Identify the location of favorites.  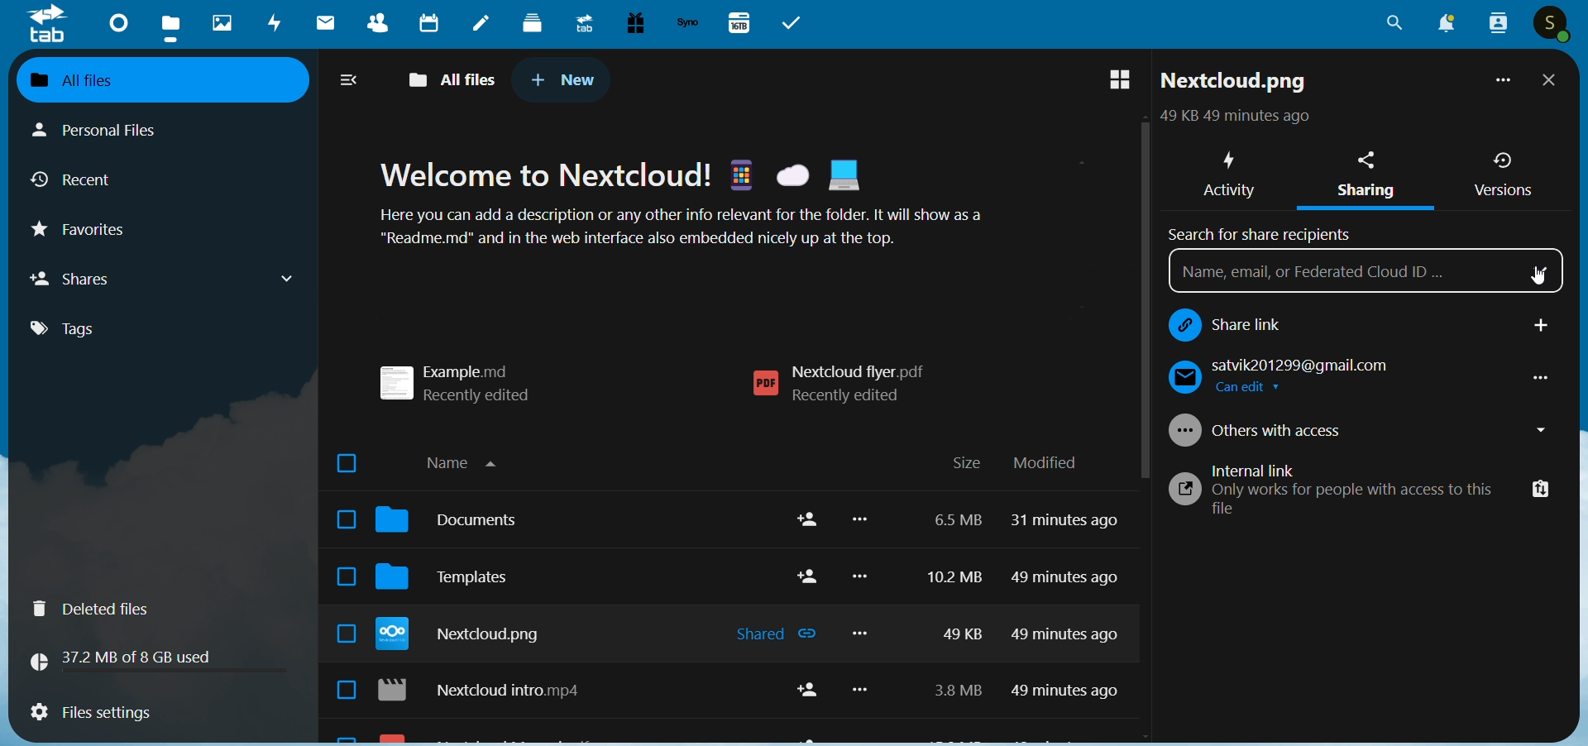
(93, 234).